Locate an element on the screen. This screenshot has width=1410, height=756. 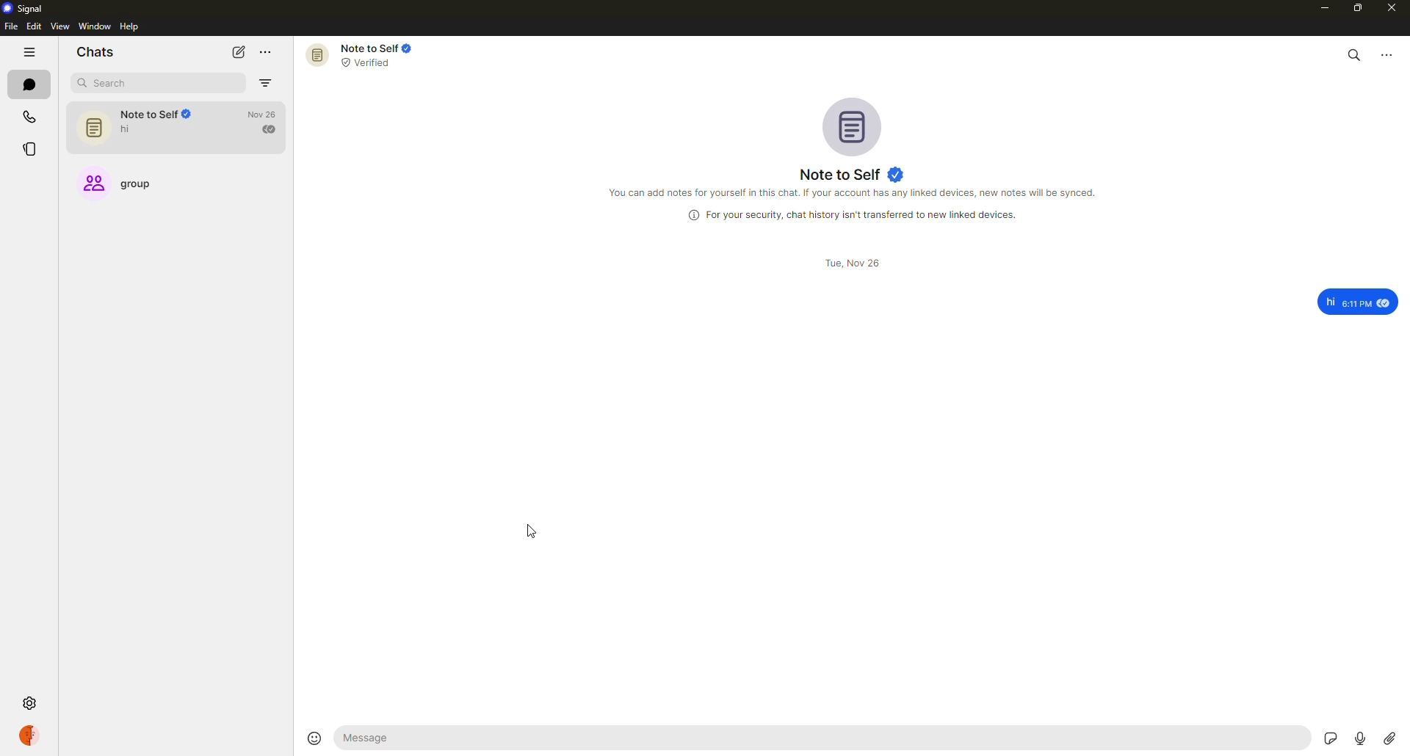
note to self is located at coordinates (360, 55).